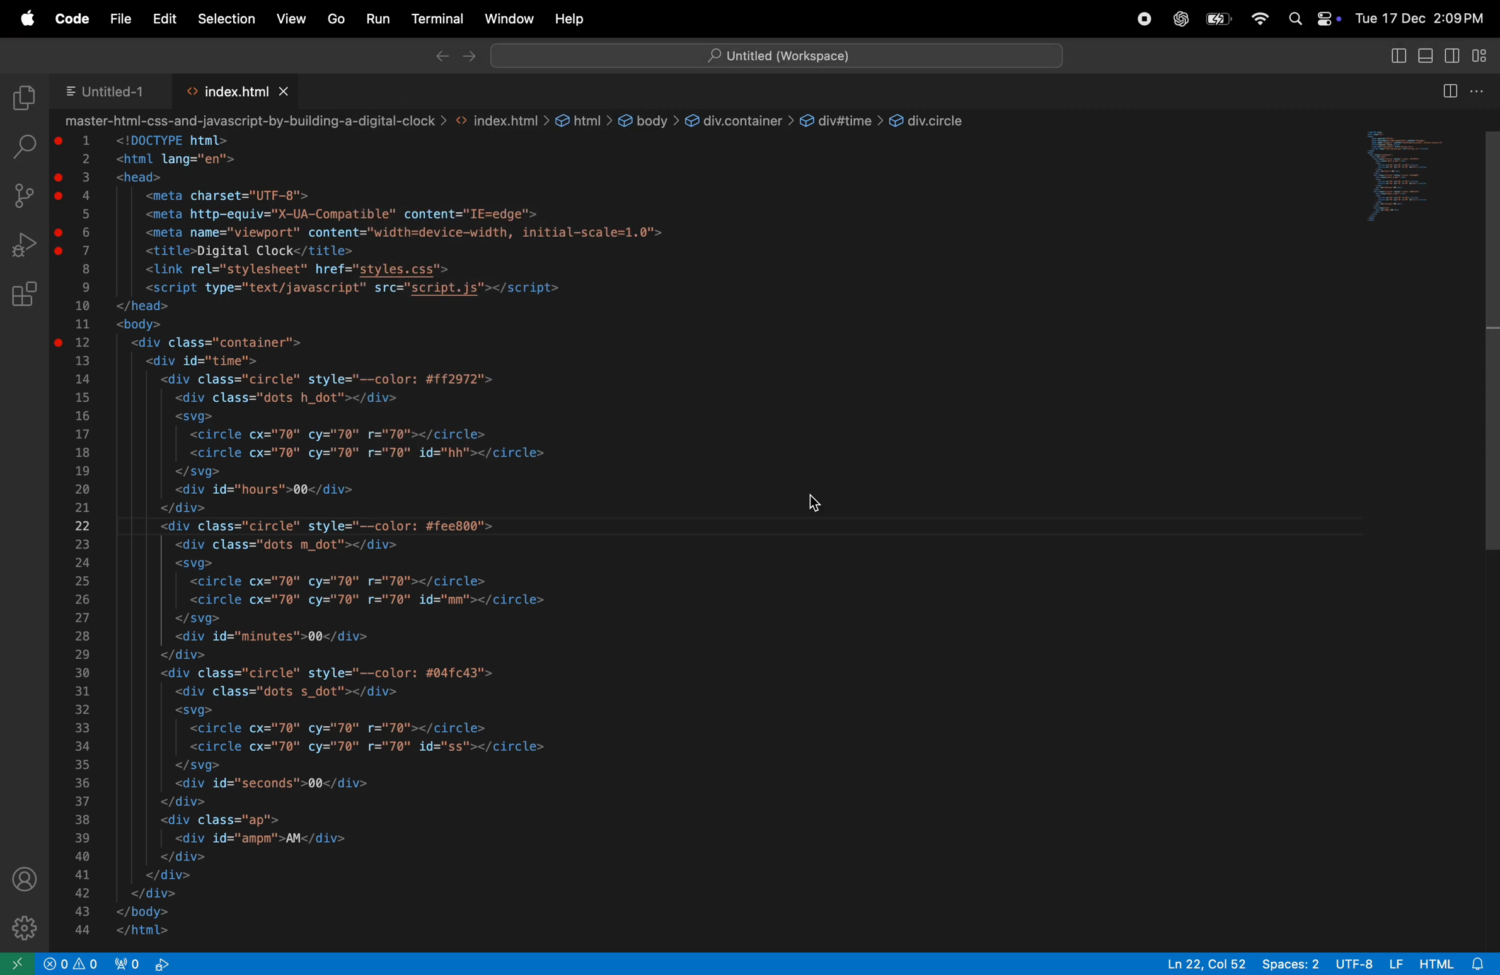 The image size is (1500, 975). Describe the element at coordinates (1429, 55) in the screenshot. I see `Toggle view` at that location.